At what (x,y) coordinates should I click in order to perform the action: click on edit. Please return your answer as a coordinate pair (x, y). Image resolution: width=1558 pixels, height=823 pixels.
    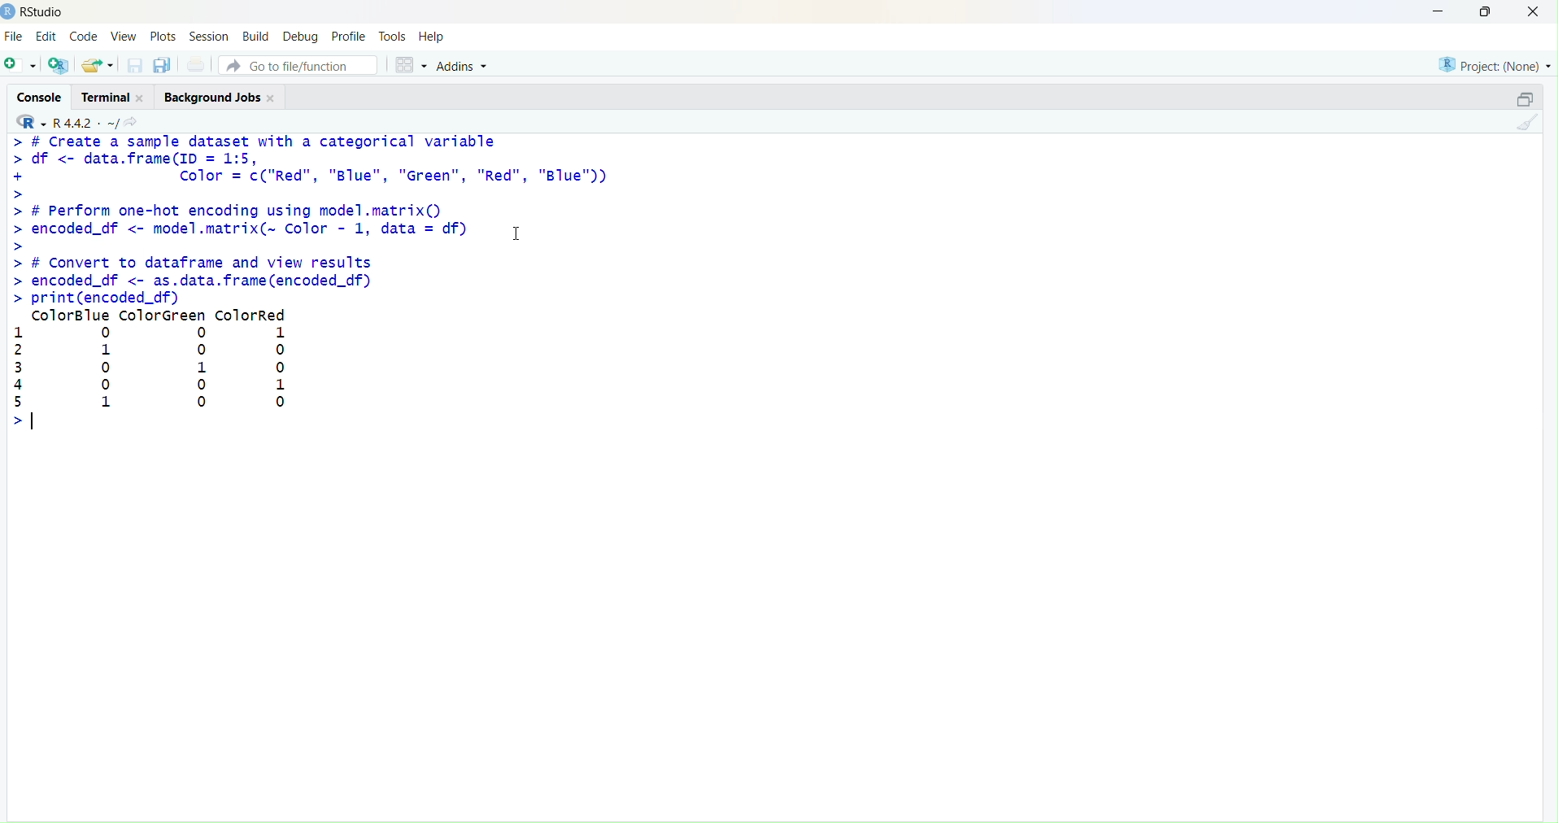
    Looking at the image, I should click on (47, 36).